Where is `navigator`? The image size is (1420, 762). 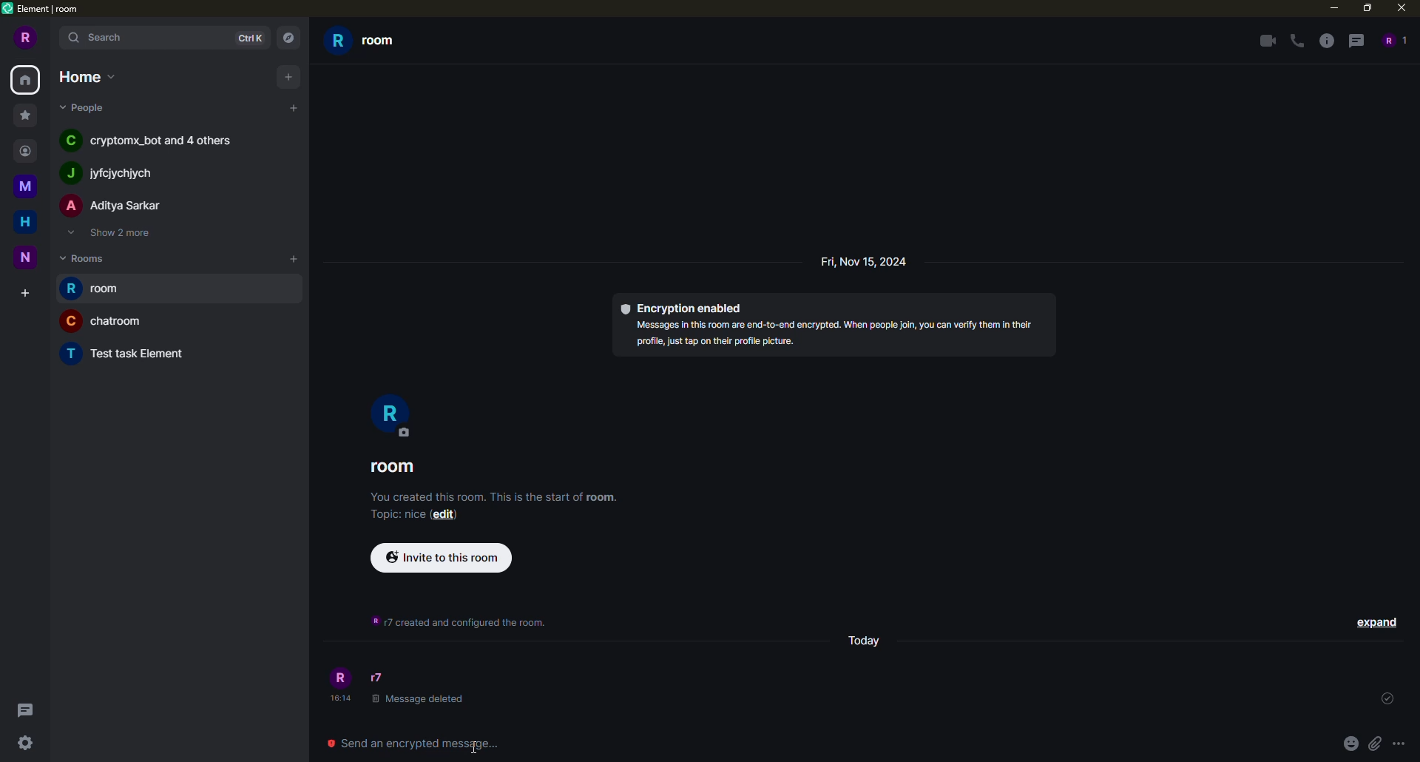
navigator is located at coordinates (287, 38).